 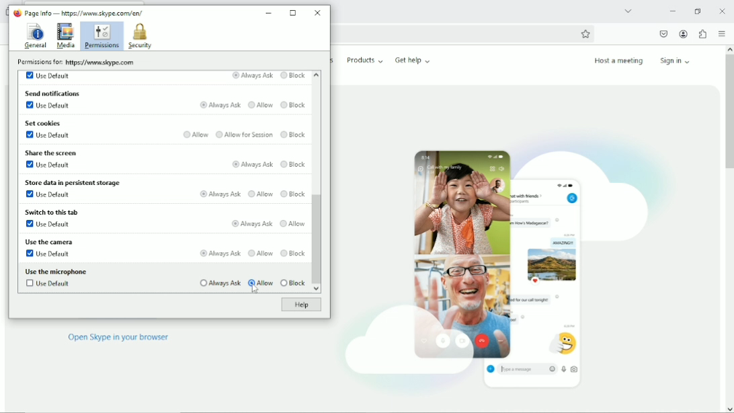 What do you see at coordinates (53, 93) in the screenshot?
I see `Send notifications` at bounding box center [53, 93].